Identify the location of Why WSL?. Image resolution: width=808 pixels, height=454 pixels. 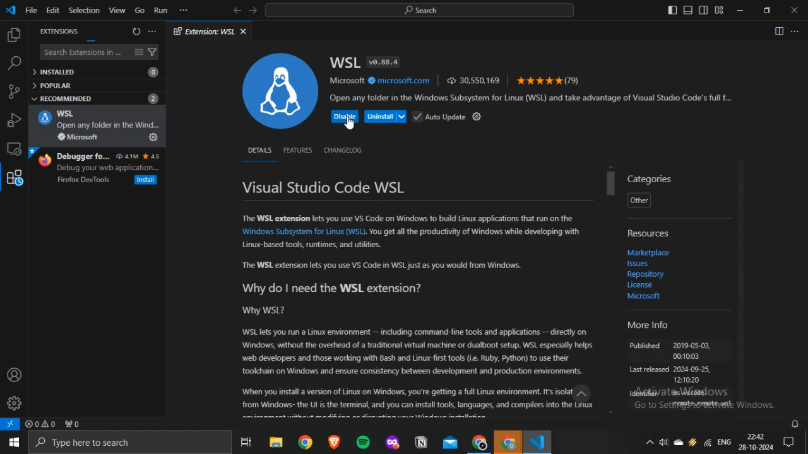
(264, 312).